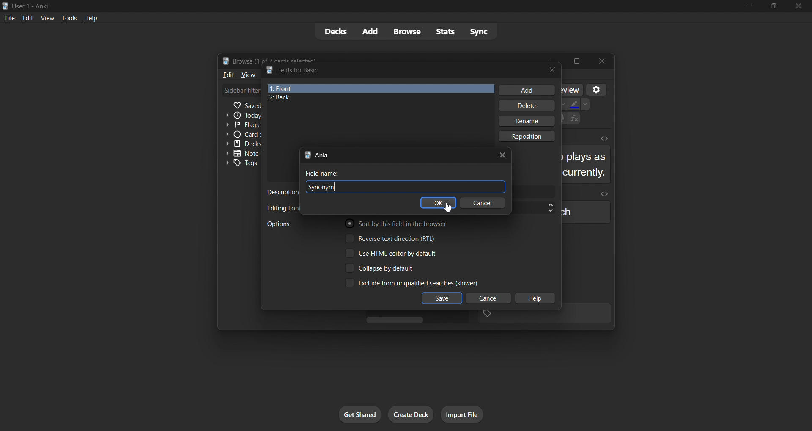 The height and width of the screenshot is (431, 812). I want to click on help, so click(535, 299).